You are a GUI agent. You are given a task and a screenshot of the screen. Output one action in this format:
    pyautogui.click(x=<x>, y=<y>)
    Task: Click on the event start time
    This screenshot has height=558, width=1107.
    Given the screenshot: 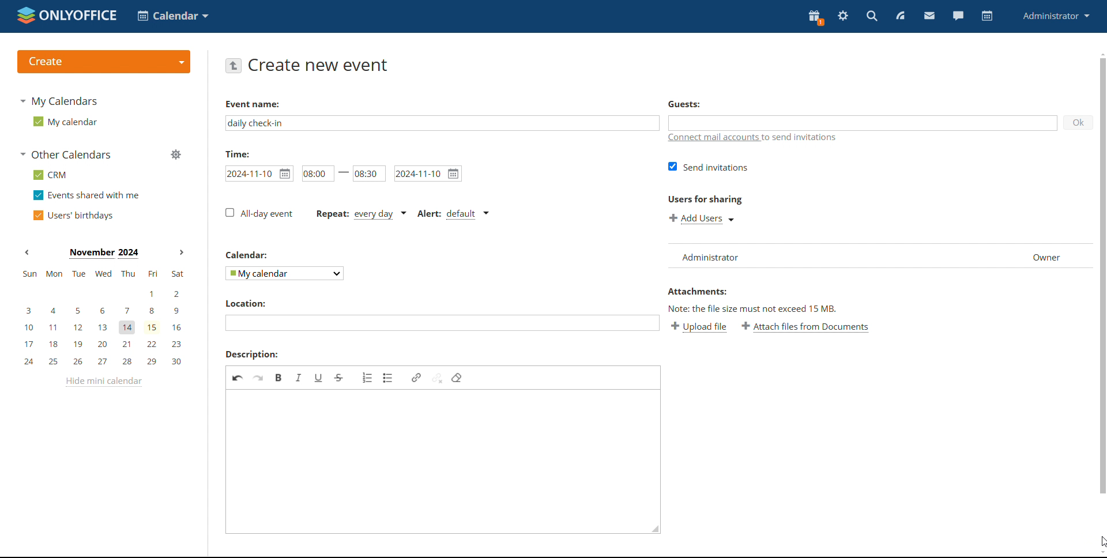 What is the action you would take?
    pyautogui.click(x=317, y=174)
    